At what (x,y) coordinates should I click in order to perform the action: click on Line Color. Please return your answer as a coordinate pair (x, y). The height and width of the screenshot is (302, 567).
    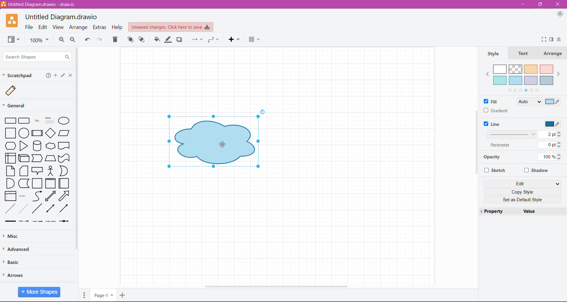
    Looking at the image, I should click on (168, 40).